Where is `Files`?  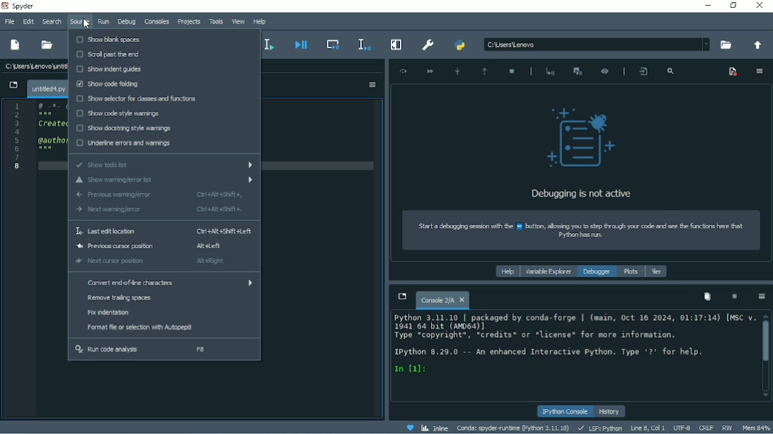
Files is located at coordinates (658, 271).